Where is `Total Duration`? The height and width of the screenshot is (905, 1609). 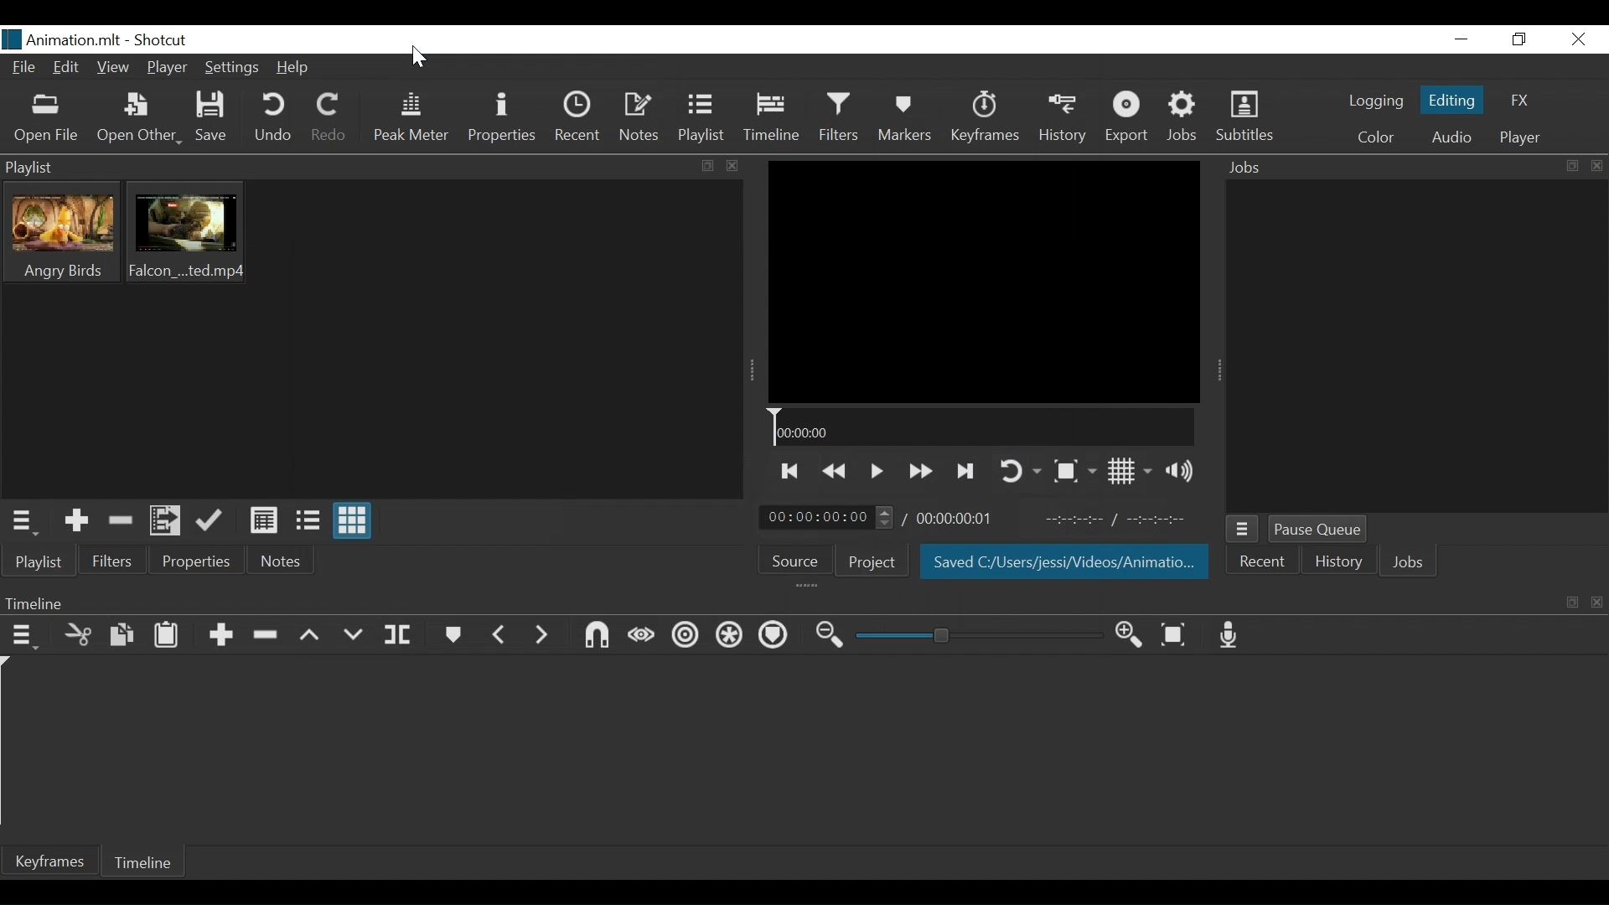 Total Duration is located at coordinates (965, 519).